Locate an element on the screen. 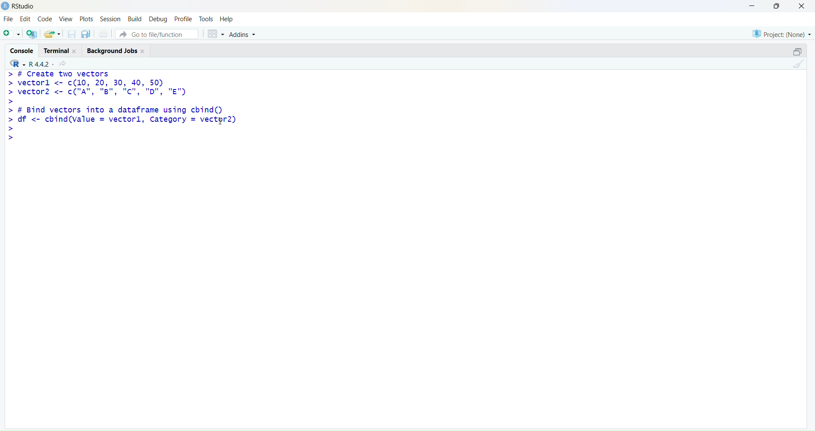  save open document is located at coordinates (71, 35).